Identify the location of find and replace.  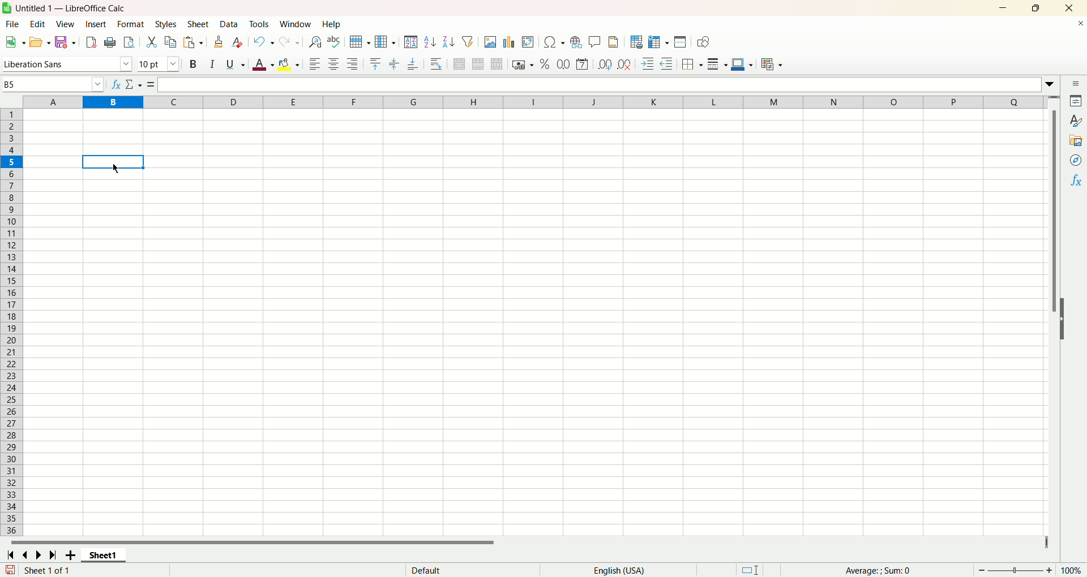
(314, 42).